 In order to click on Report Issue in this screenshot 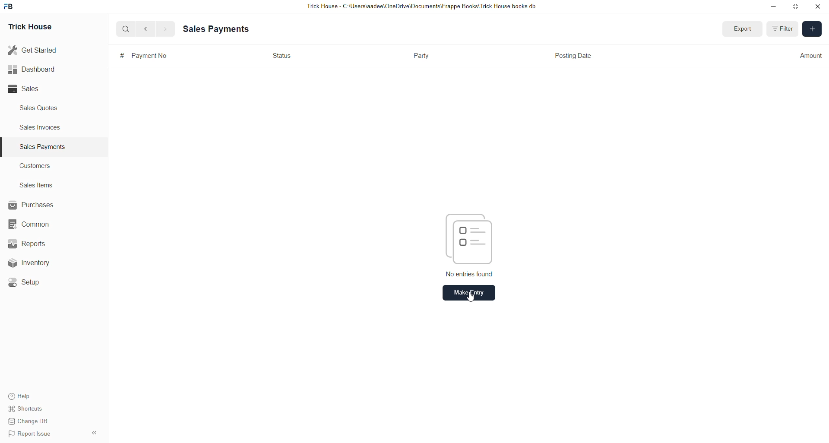, I will do `click(32, 434)`.